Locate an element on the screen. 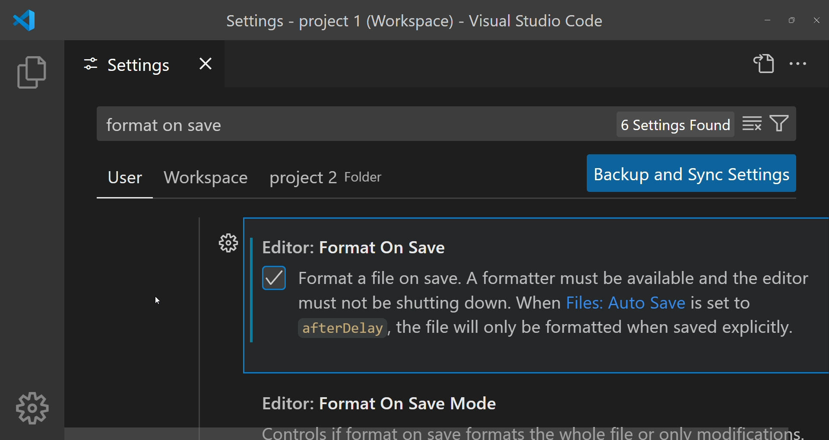 The height and width of the screenshot is (440, 829). clear setting is located at coordinates (750, 120).